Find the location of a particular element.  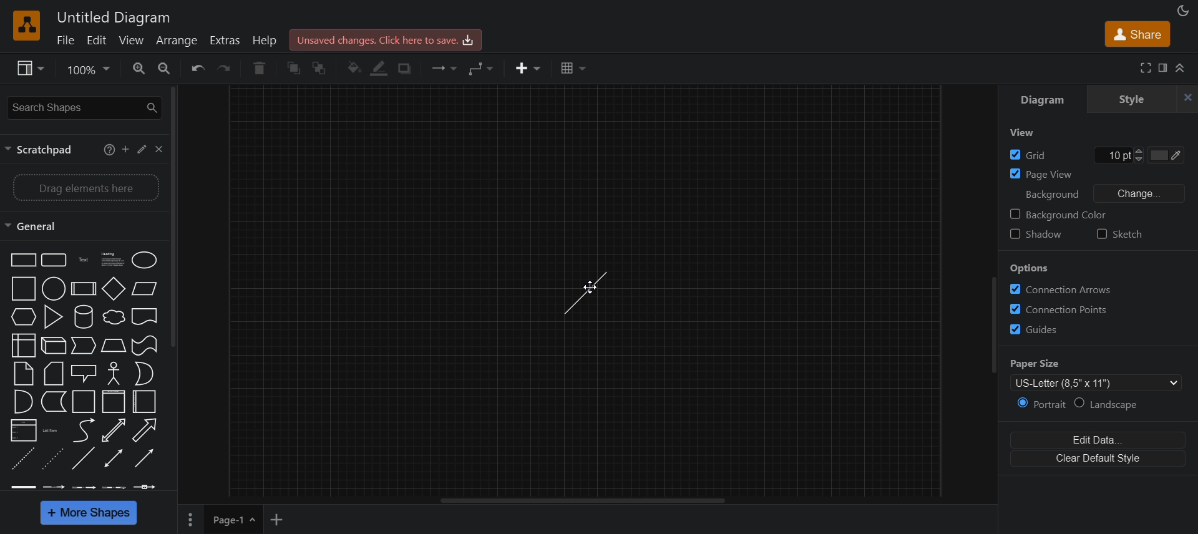

Unsaved changes. Click here to save is located at coordinates (386, 39).